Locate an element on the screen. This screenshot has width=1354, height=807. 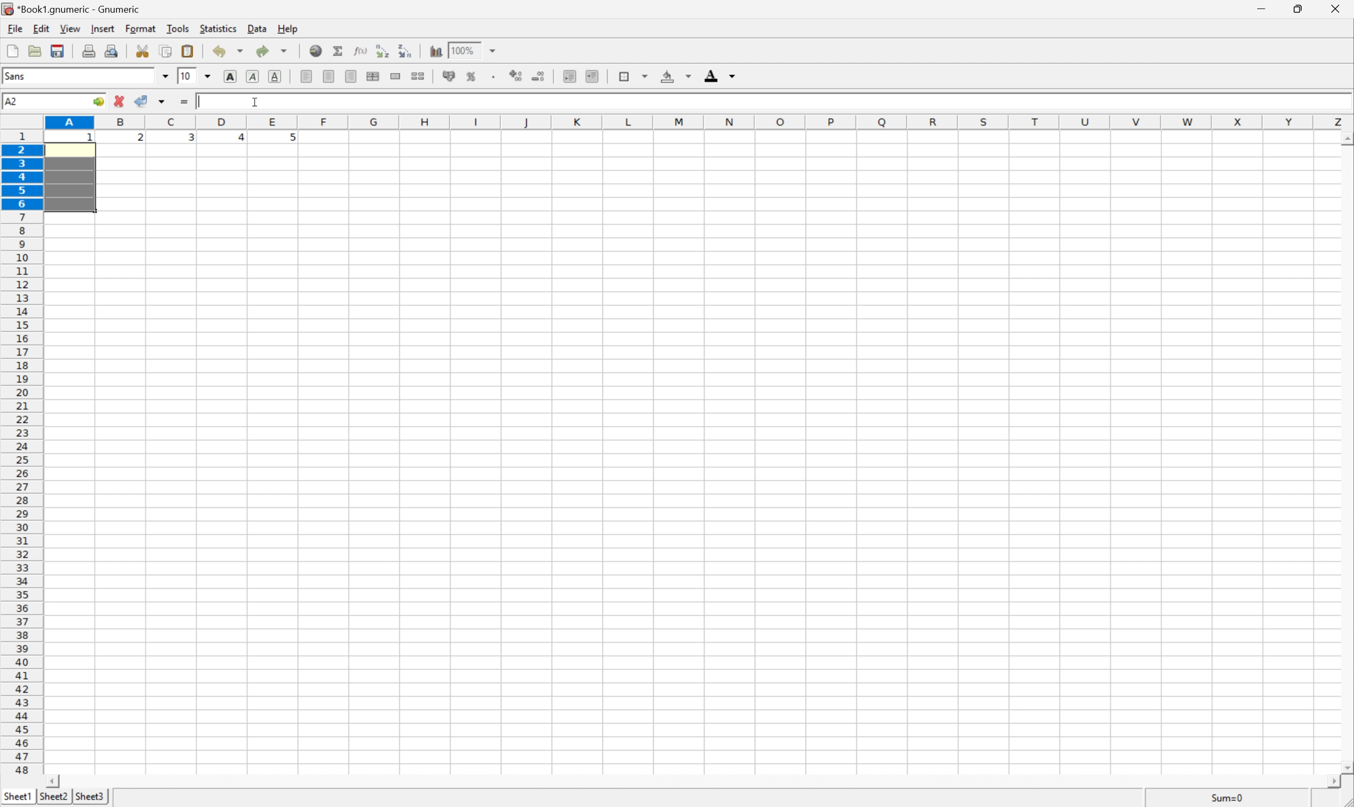
row numbers is located at coordinates (22, 452).